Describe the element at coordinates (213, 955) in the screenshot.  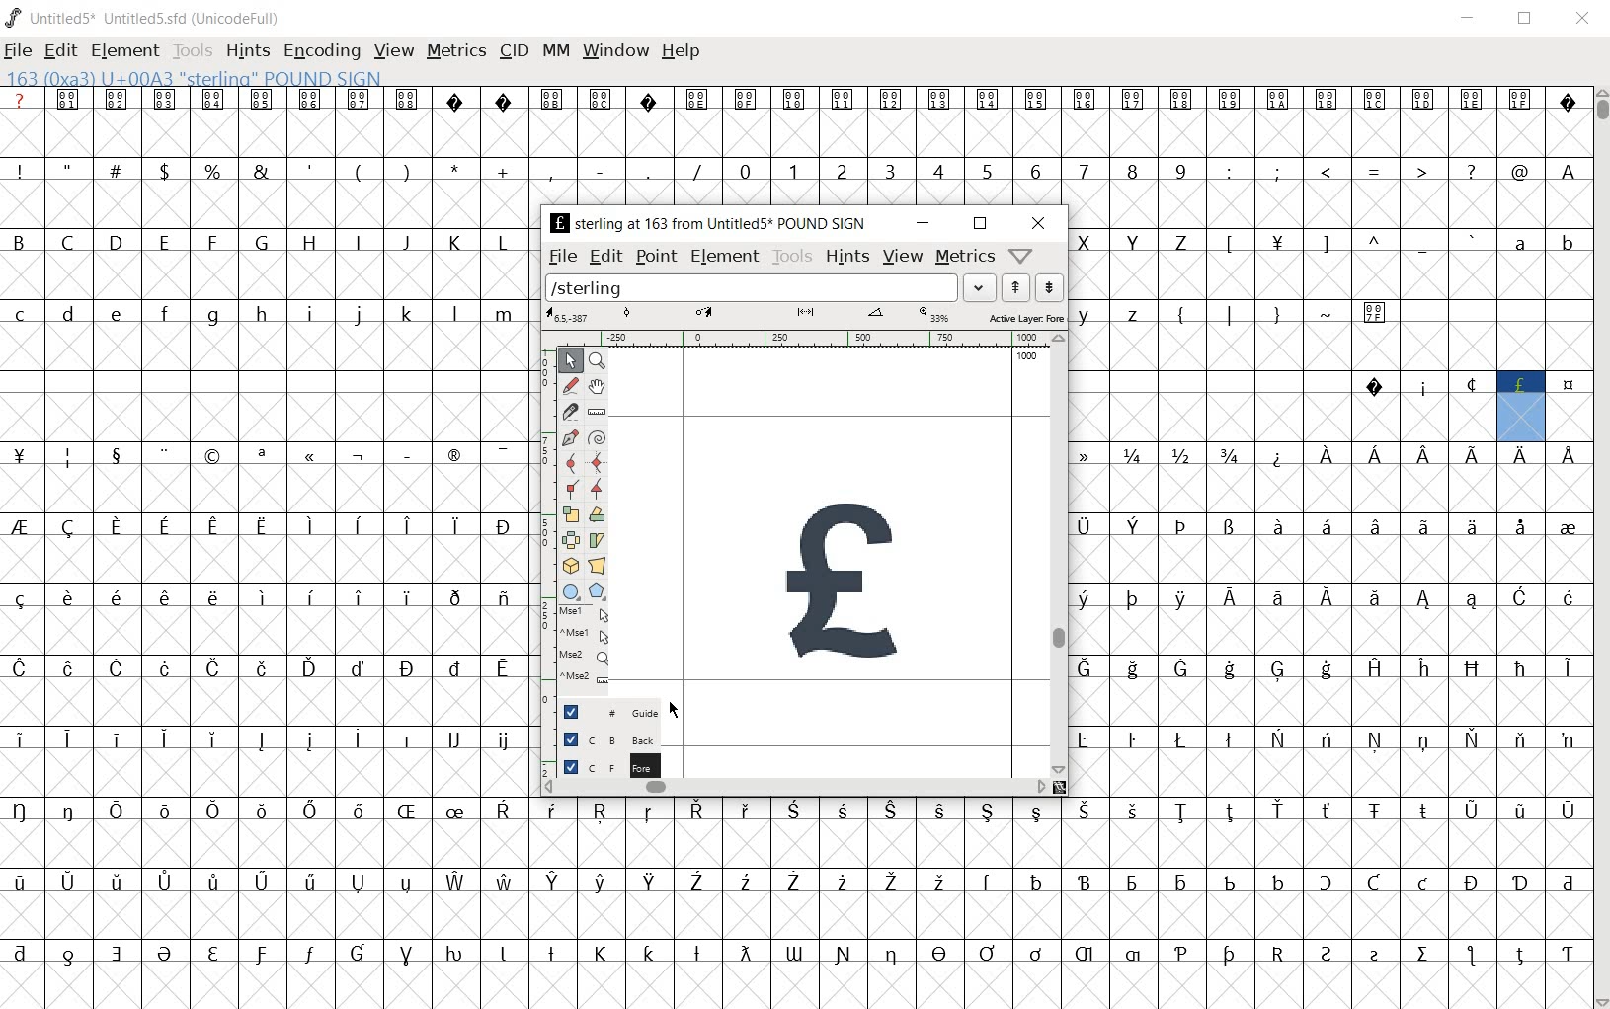
I see `Symbol` at that location.